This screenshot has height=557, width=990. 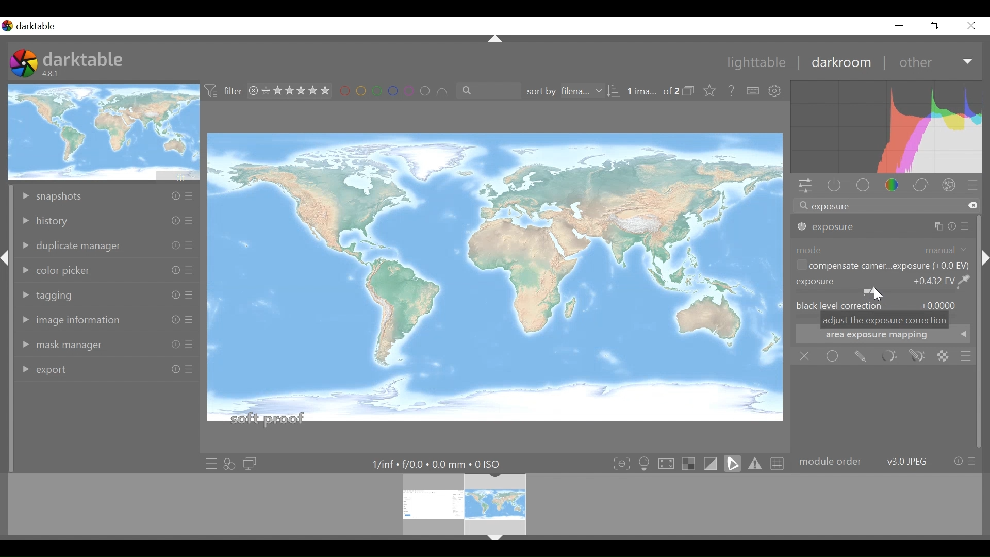 I want to click on , so click(x=190, y=246).